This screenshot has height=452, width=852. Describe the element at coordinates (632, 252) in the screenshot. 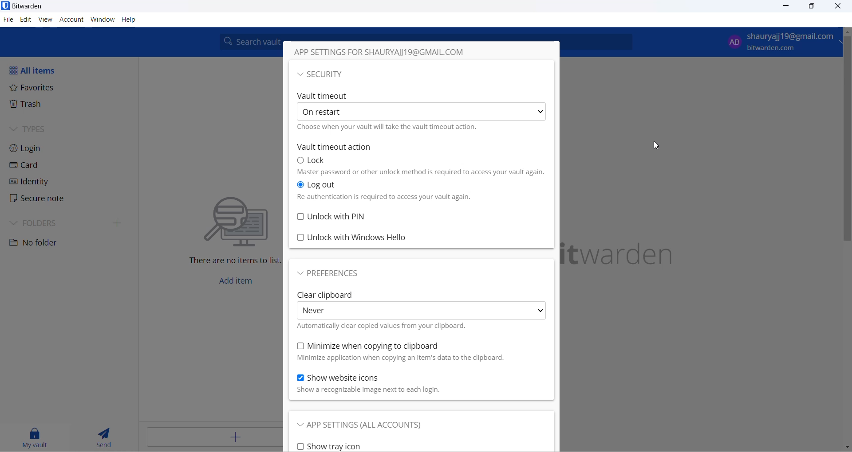

I see `name and logo` at that location.